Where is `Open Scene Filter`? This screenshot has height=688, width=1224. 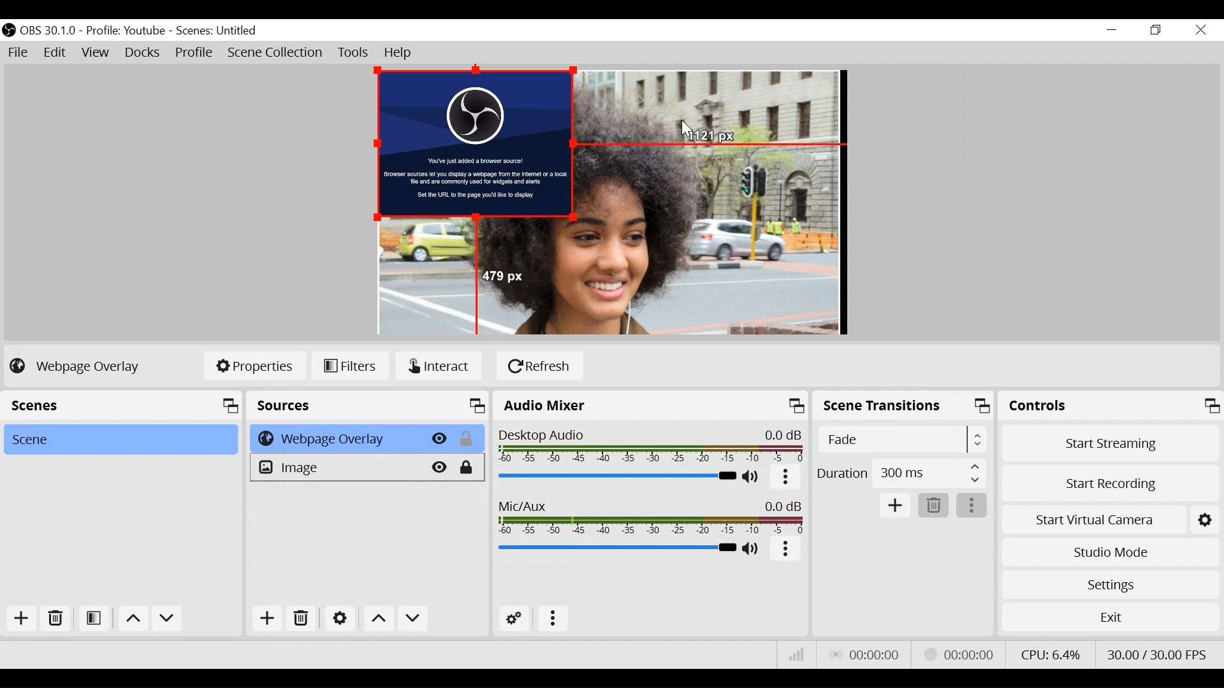
Open Scene Filter is located at coordinates (95, 620).